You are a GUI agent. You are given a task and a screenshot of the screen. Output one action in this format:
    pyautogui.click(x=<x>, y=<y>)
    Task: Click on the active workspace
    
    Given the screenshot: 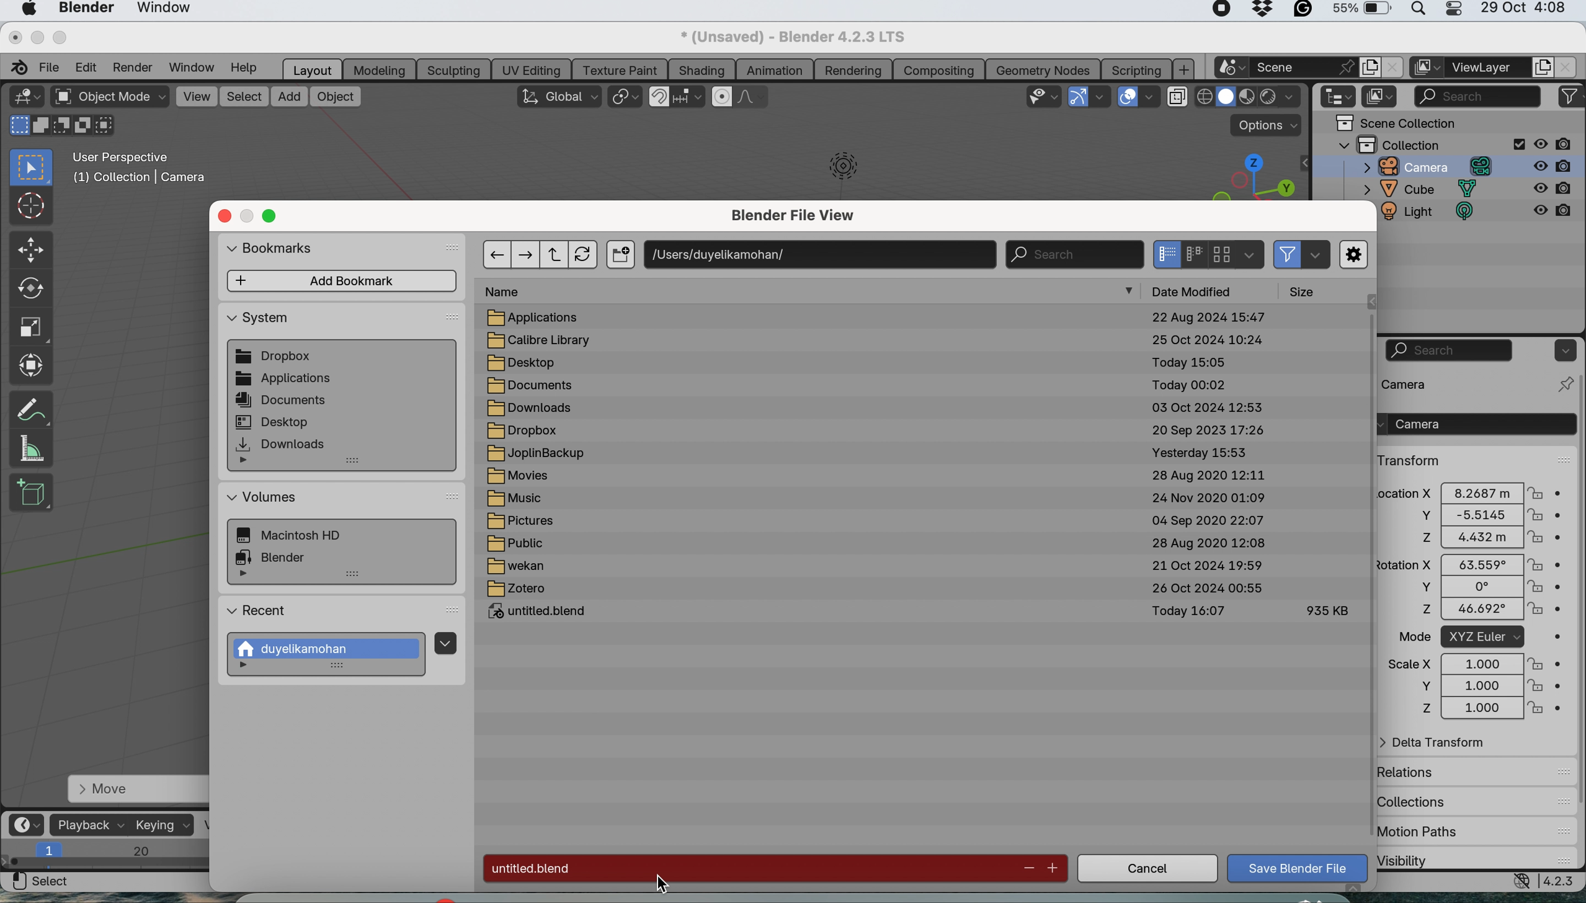 What is the action you would take?
    pyautogui.click(x=1427, y=68)
    